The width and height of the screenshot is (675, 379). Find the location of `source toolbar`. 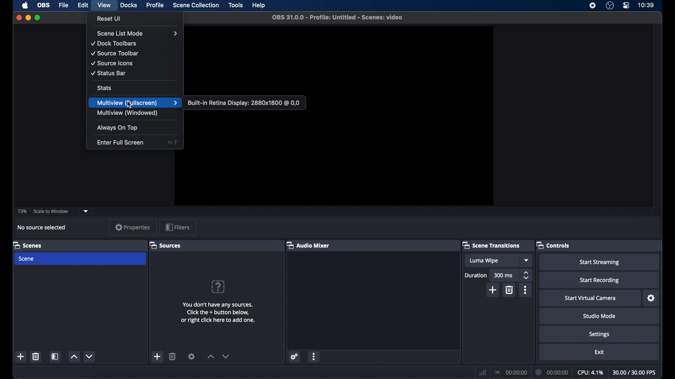

source toolbar is located at coordinates (115, 53).